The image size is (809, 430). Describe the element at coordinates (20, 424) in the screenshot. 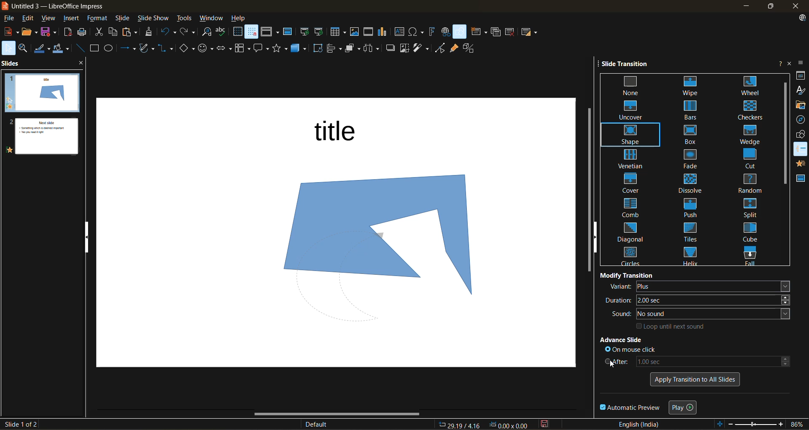

I see `slide count` at that location.